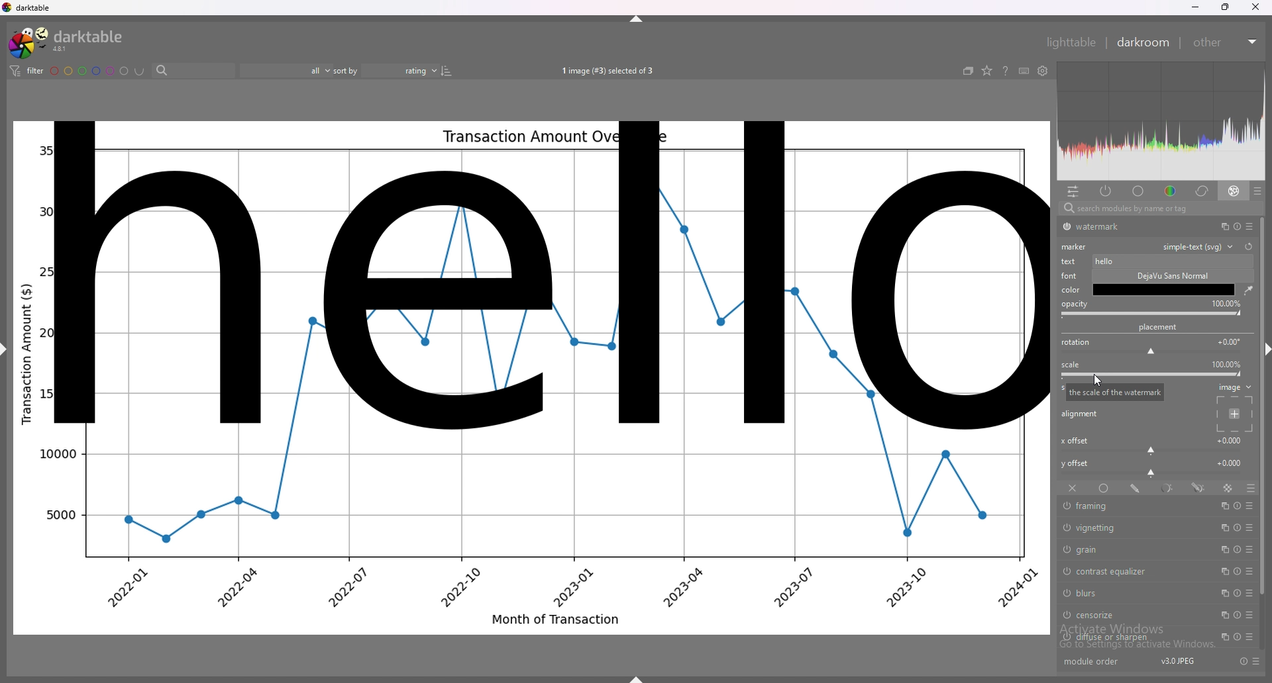  I want to click on rotation bar, so click(1150, 353).